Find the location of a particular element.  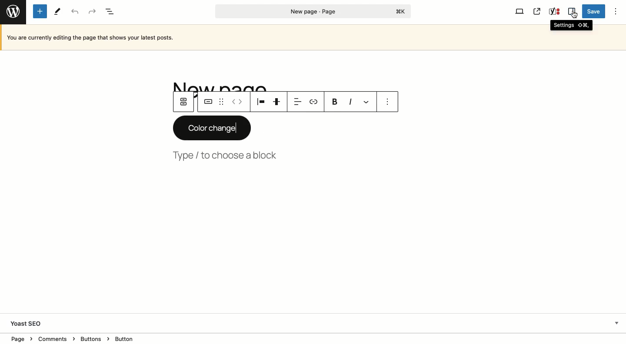

Parent button is located at coordinates (183, 102).